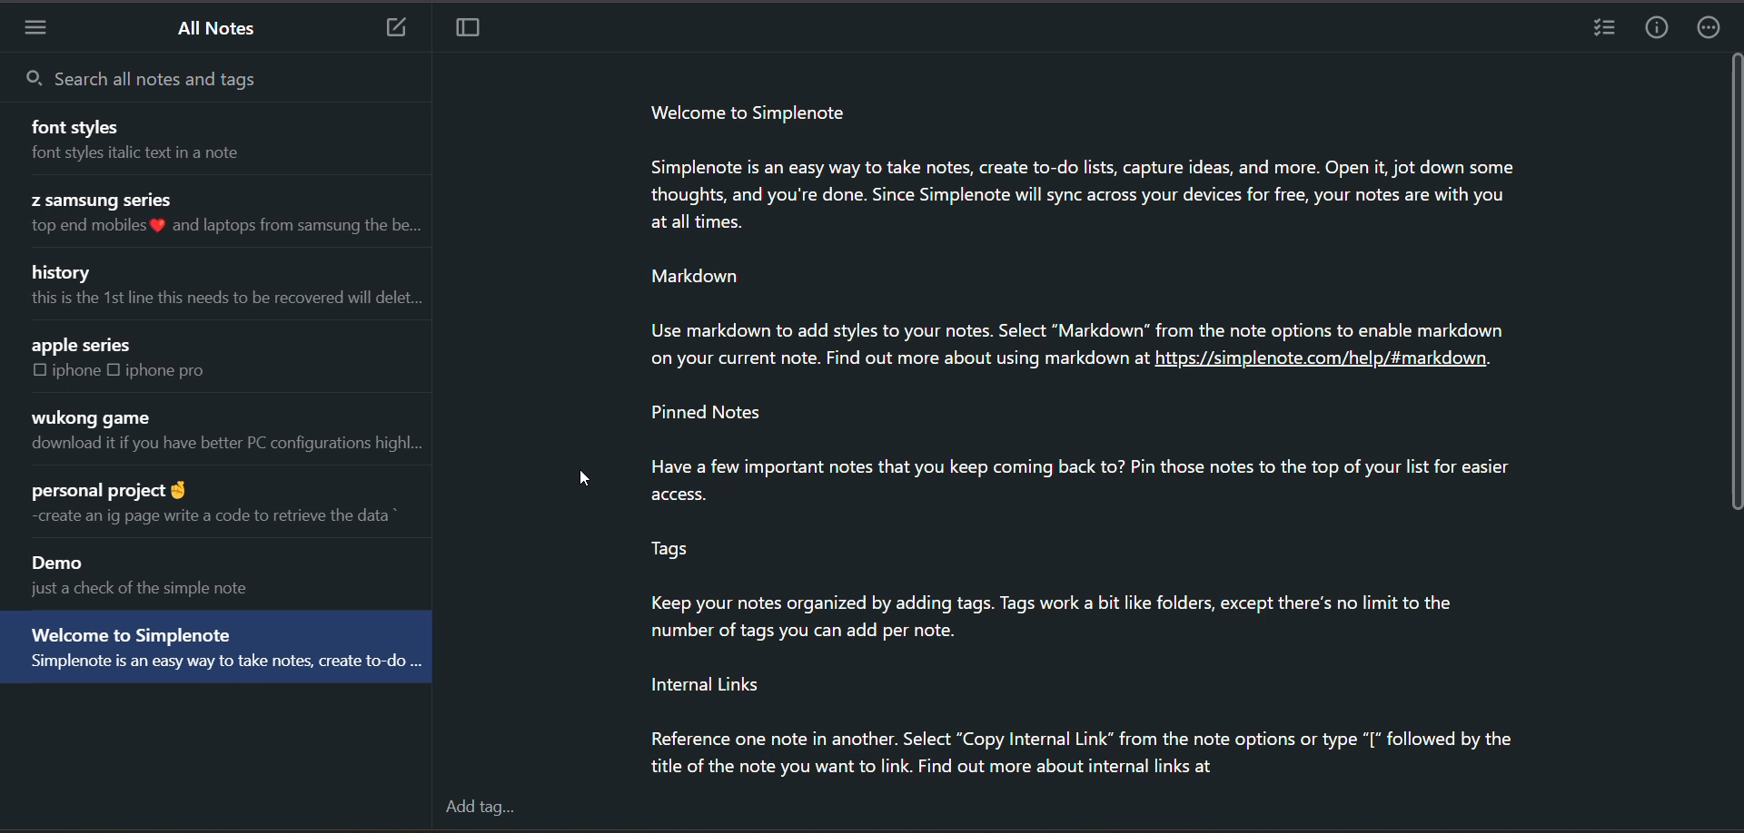 The image size is (1744, 833). What do you see at coordinates (1660, 27) in the screenshot?
I see `info` at bounding box center [1660, 27].